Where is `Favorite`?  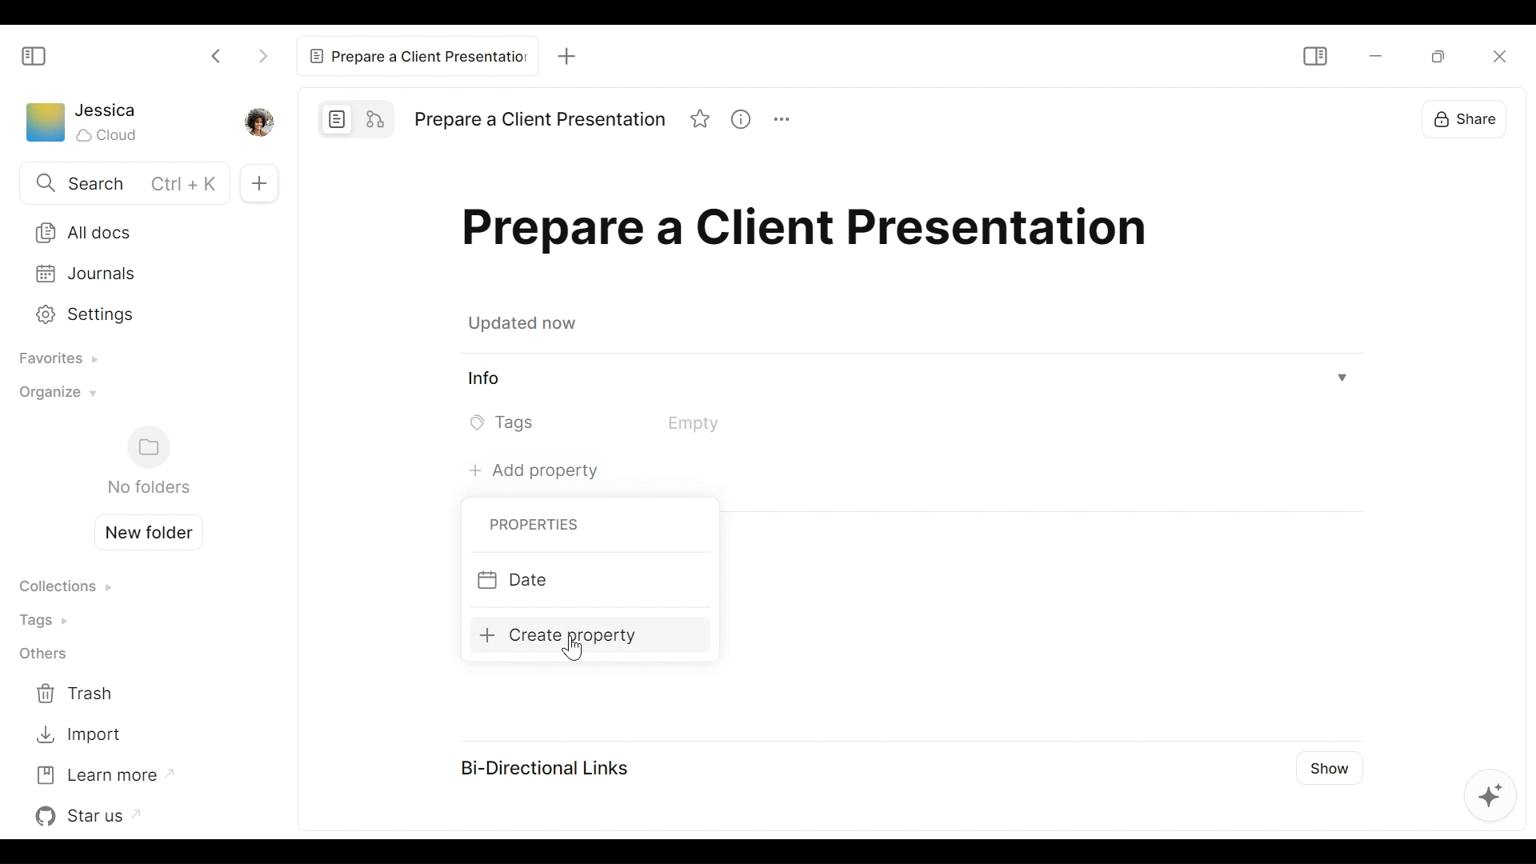 Favorite is located at coordinates (702, 121).